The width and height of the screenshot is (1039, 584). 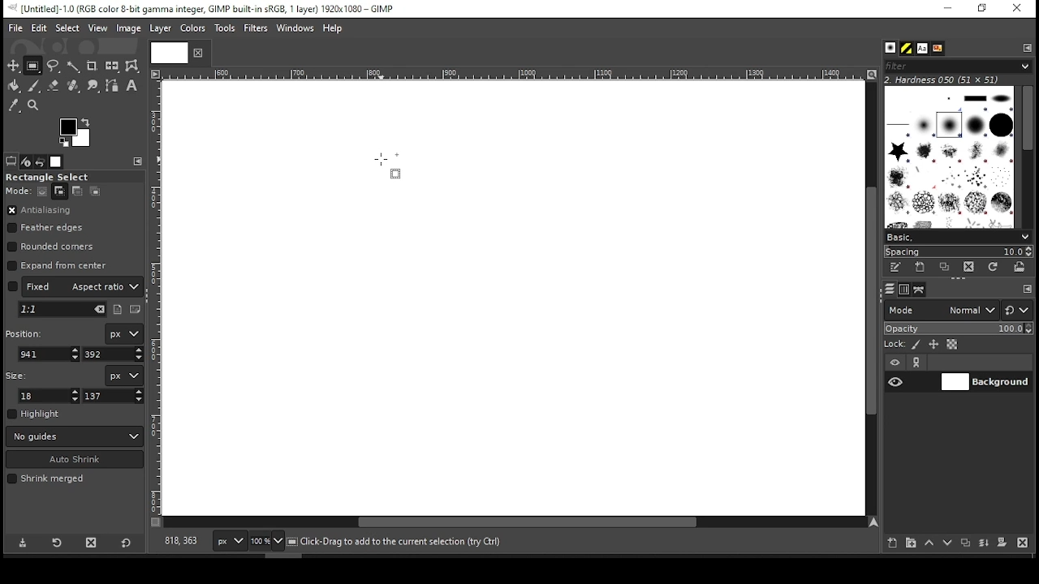 I want to click on merge layer, so click(x=984, y=543).